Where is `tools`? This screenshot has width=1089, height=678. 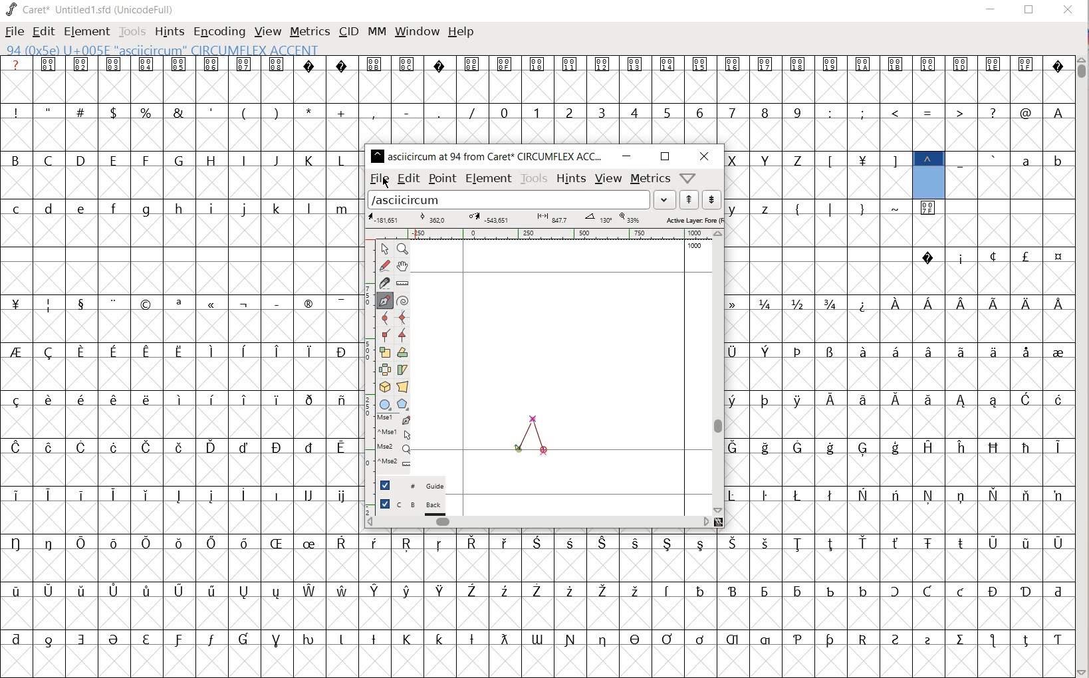 tools is located at coordinates (535, 178).